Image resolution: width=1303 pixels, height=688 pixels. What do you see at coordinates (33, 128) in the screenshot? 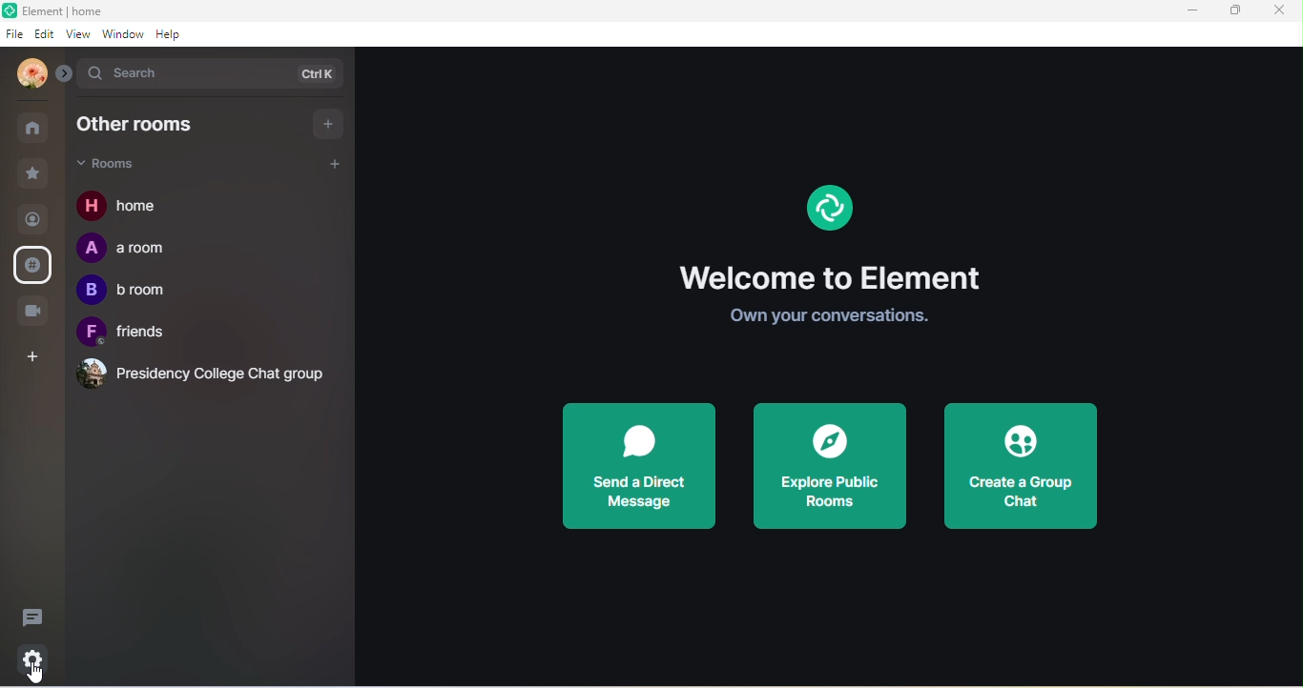
I see `all rooms` at bounding box center [33, 128].